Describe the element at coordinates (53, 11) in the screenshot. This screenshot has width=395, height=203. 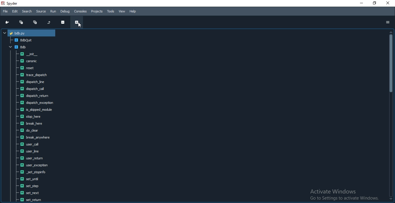
I see `Run` at that location.